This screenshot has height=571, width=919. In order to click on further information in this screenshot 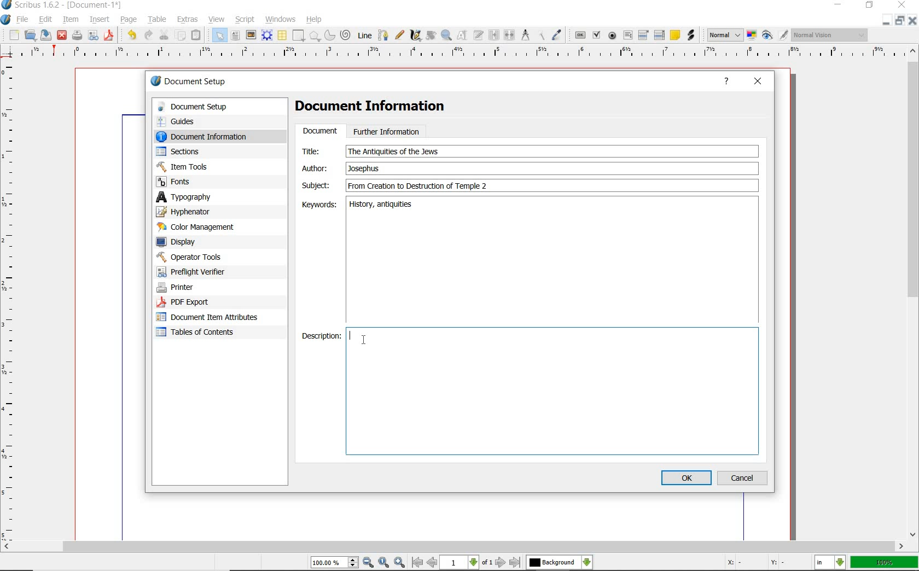, I will do `click(387, 131)`.